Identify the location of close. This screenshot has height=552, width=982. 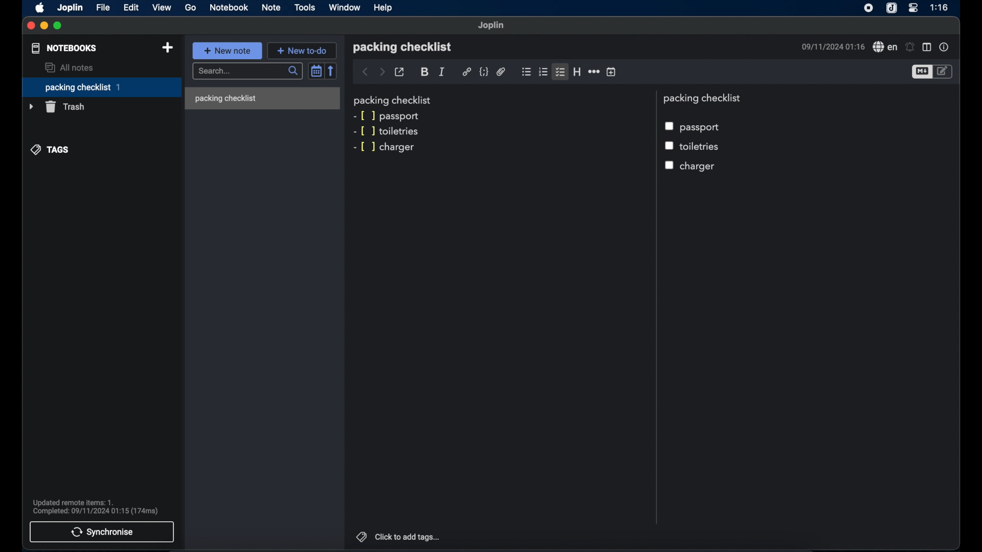
(31, 26).